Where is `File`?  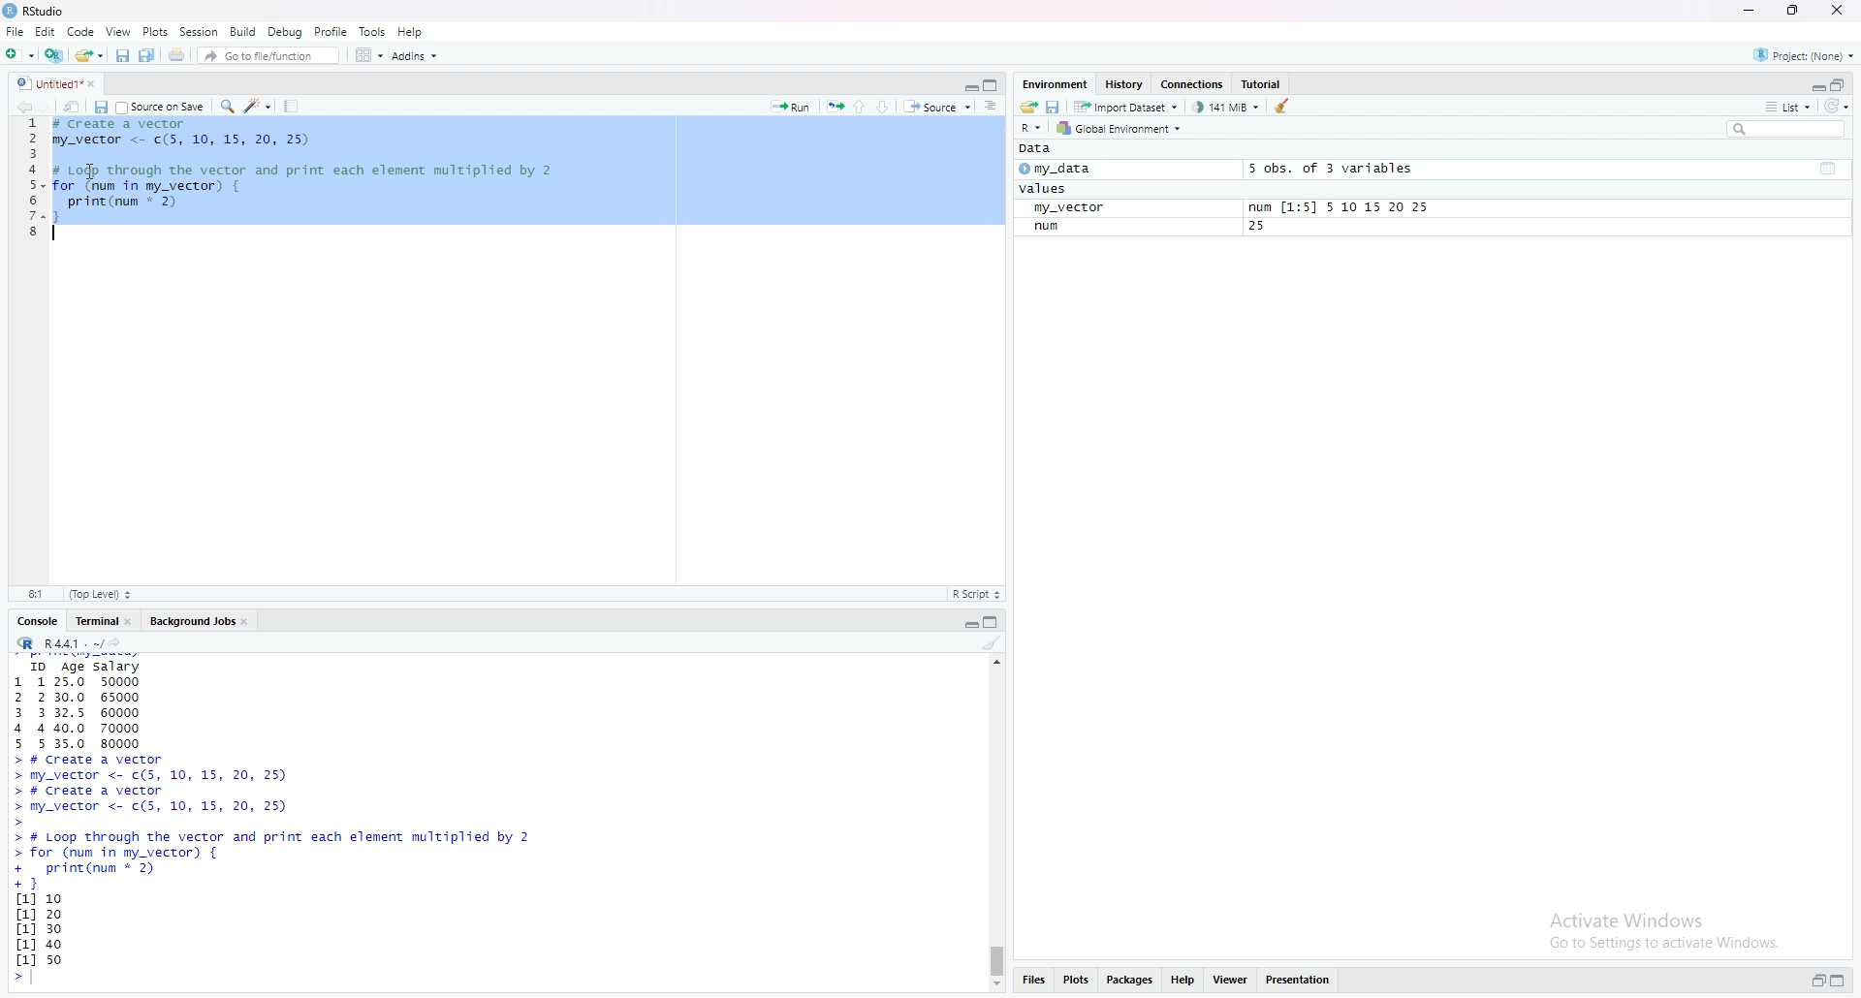
File is located at coordinates (13, 32).